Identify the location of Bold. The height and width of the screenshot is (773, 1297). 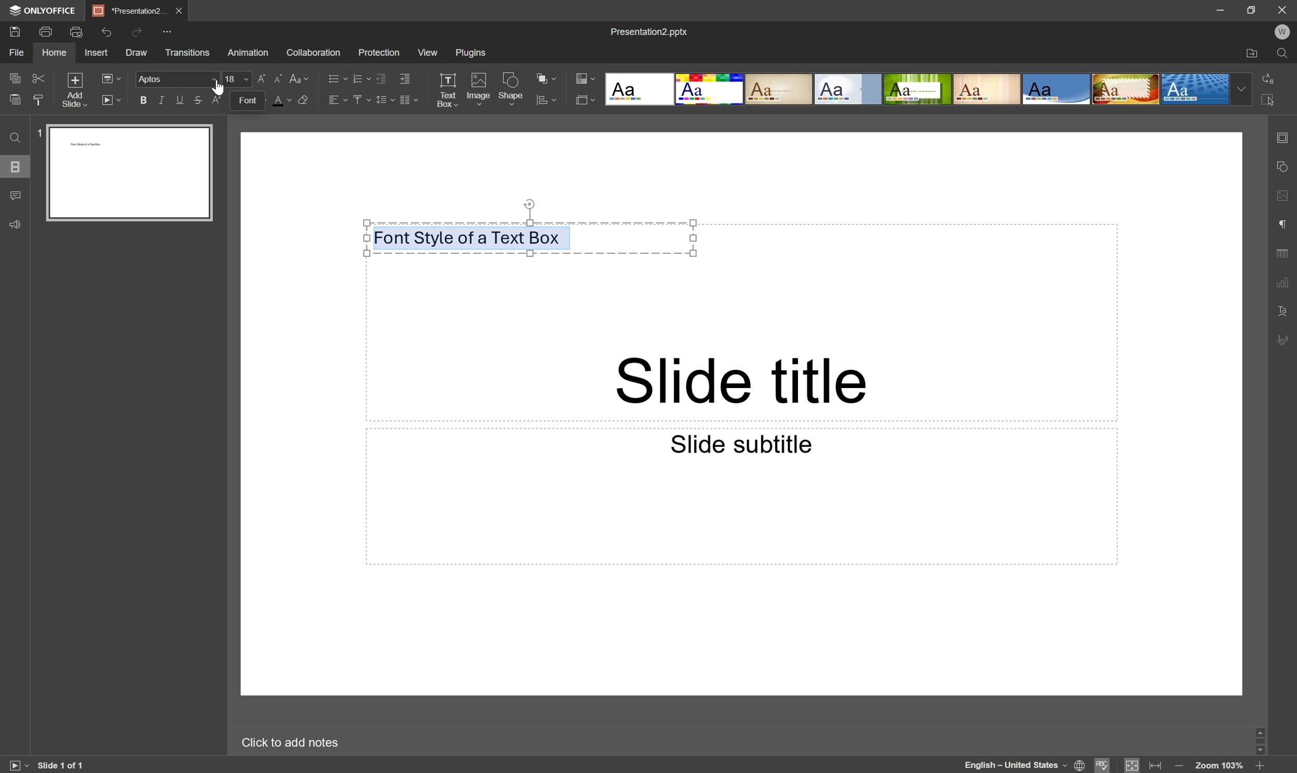
(144, 101).